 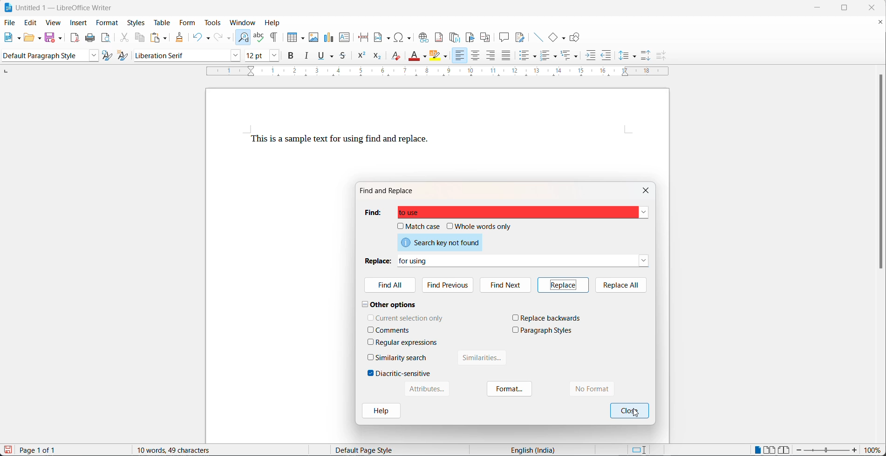 What do you see at coordinates (637, 413) in the screenshot?
I see `cursor` at bounding box center [637, 413].